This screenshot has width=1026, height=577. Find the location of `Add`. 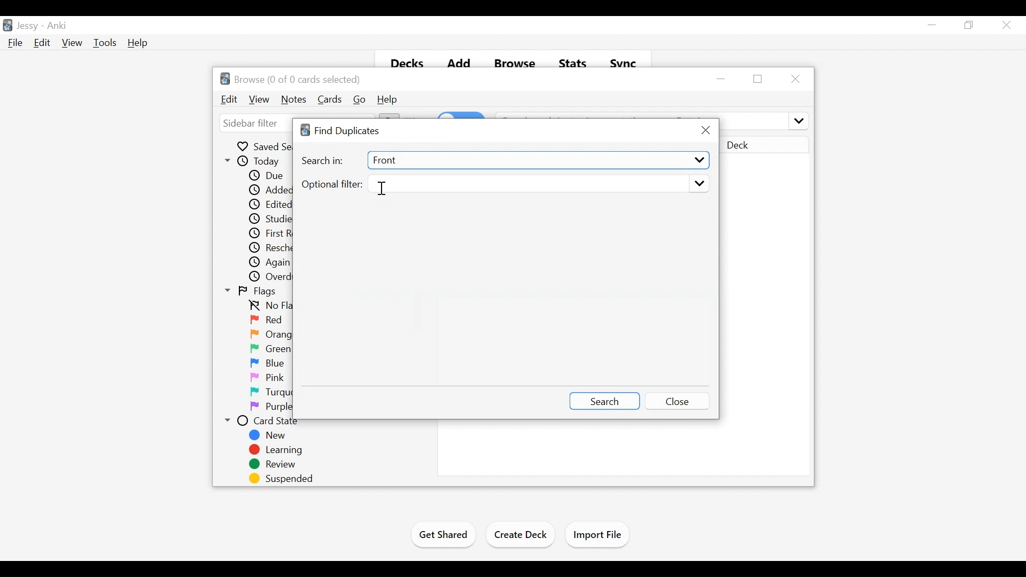

Add is located at coordinates (459, 61).